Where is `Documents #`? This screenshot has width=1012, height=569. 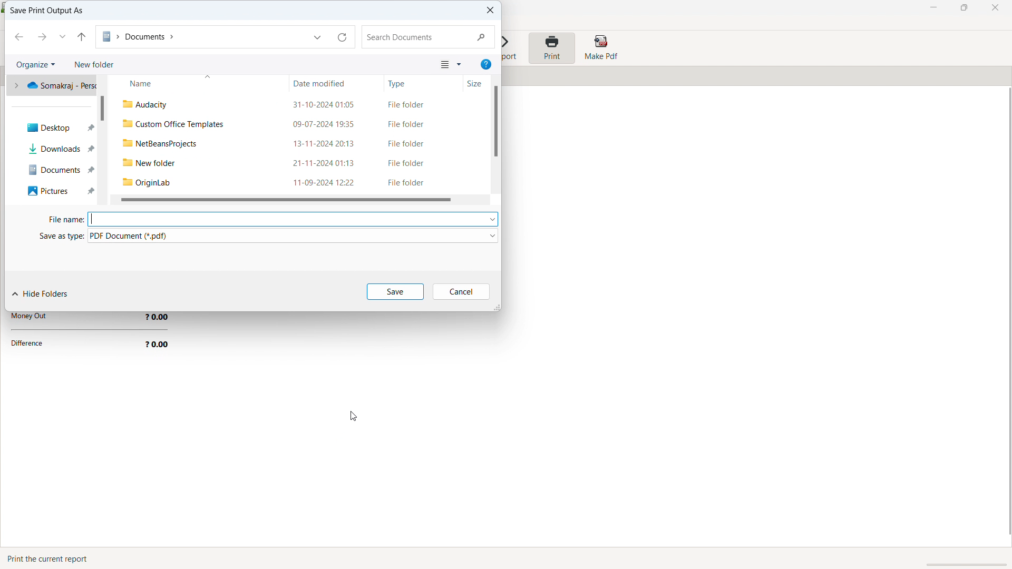
Documents # is located at coordinates (56, 168).